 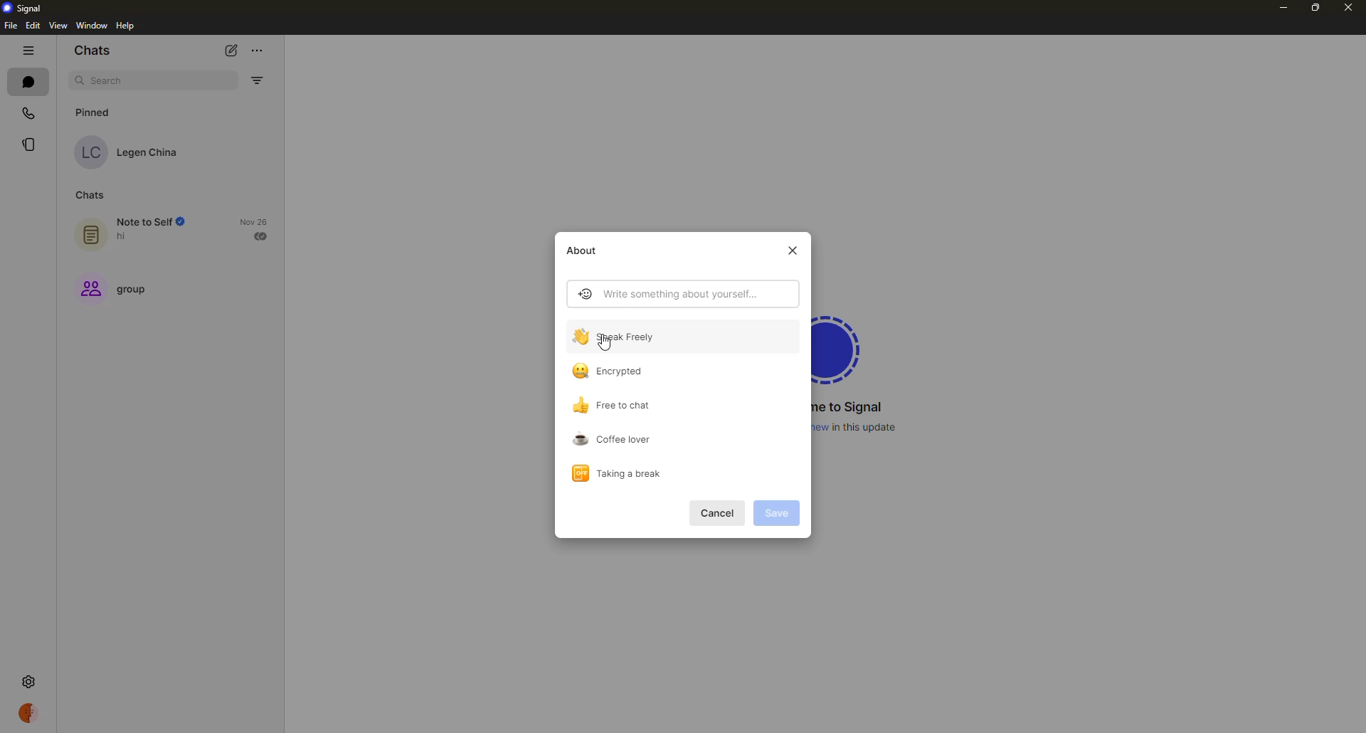 I want to click on new chat, so click(x=235, y=49).